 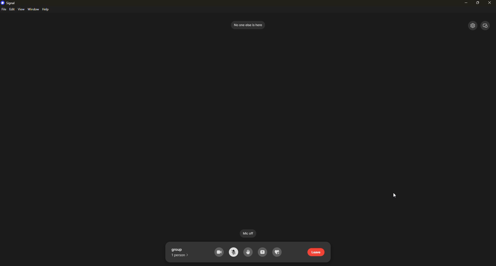 What do you see at coordinates (47, 10) in the screenshot?
I see `help` at bounding box center [47, 10].